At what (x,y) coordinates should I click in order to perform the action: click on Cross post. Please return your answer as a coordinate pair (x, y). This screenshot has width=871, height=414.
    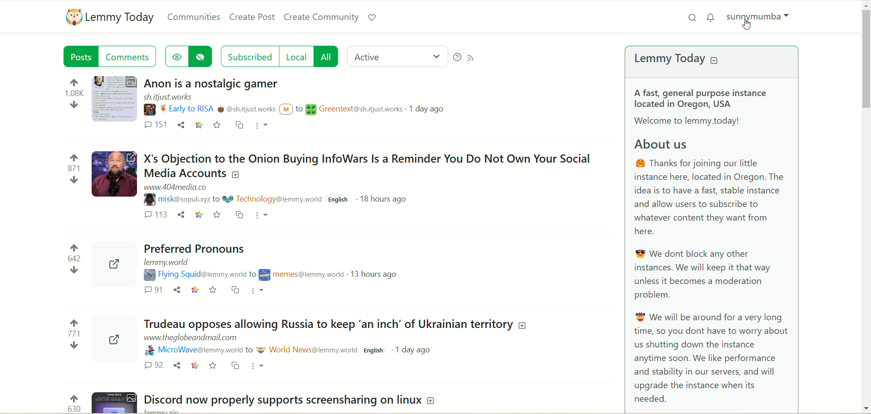
    Looking at the image, I should click on (236, 366).